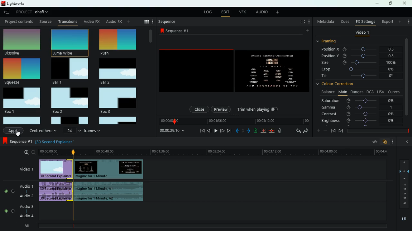 This screenshot has width=412, height=231. What do you see at coordinates (27, 186) in the screenshot?
I see `audio 1` at bounding box center [27, 186].